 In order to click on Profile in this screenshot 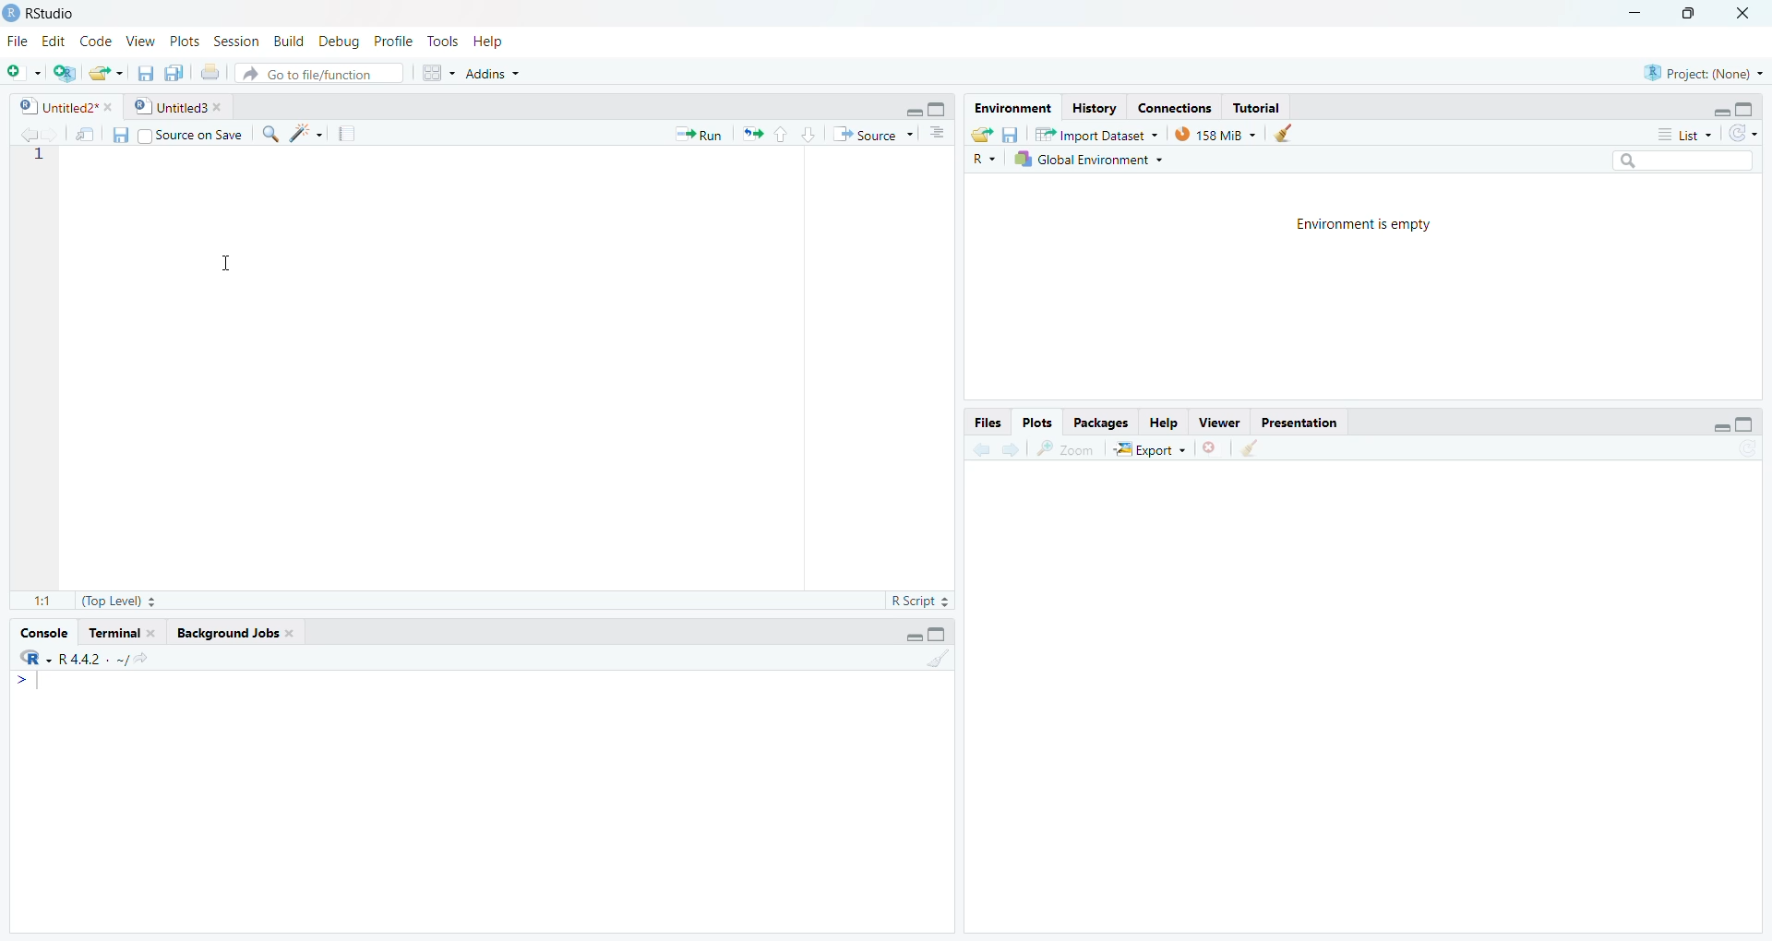, I will do `click(390, 41)`.